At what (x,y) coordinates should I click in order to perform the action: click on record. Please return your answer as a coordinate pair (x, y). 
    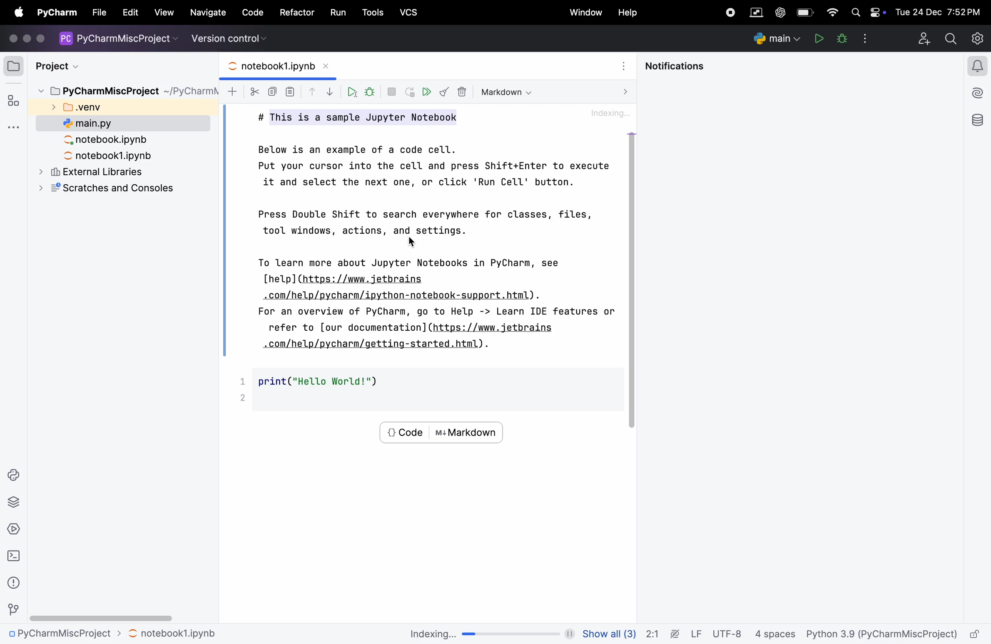
    Looking at the image, I should click on (730, 13).